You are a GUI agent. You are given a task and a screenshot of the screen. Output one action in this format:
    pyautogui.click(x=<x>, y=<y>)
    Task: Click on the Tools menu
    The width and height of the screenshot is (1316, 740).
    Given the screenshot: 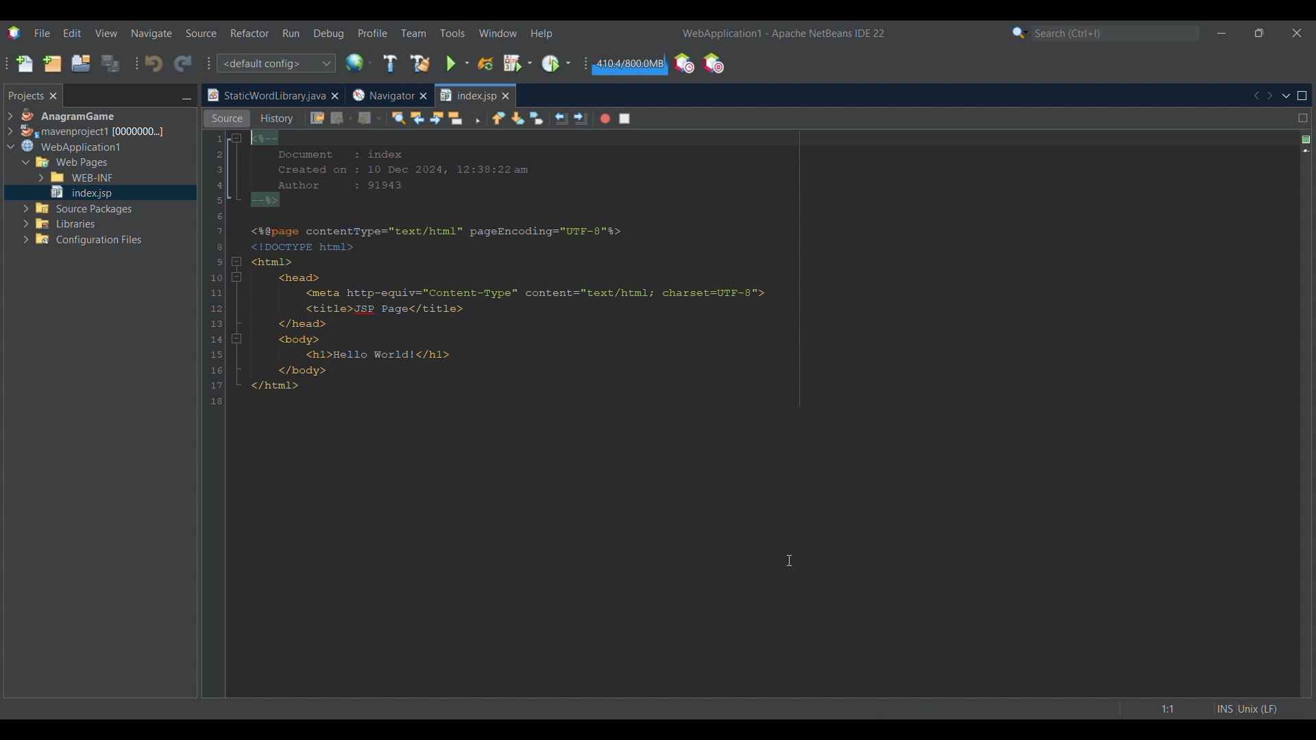 What is the action you would take?
    pyautogui.click(x=452, y=33)
    